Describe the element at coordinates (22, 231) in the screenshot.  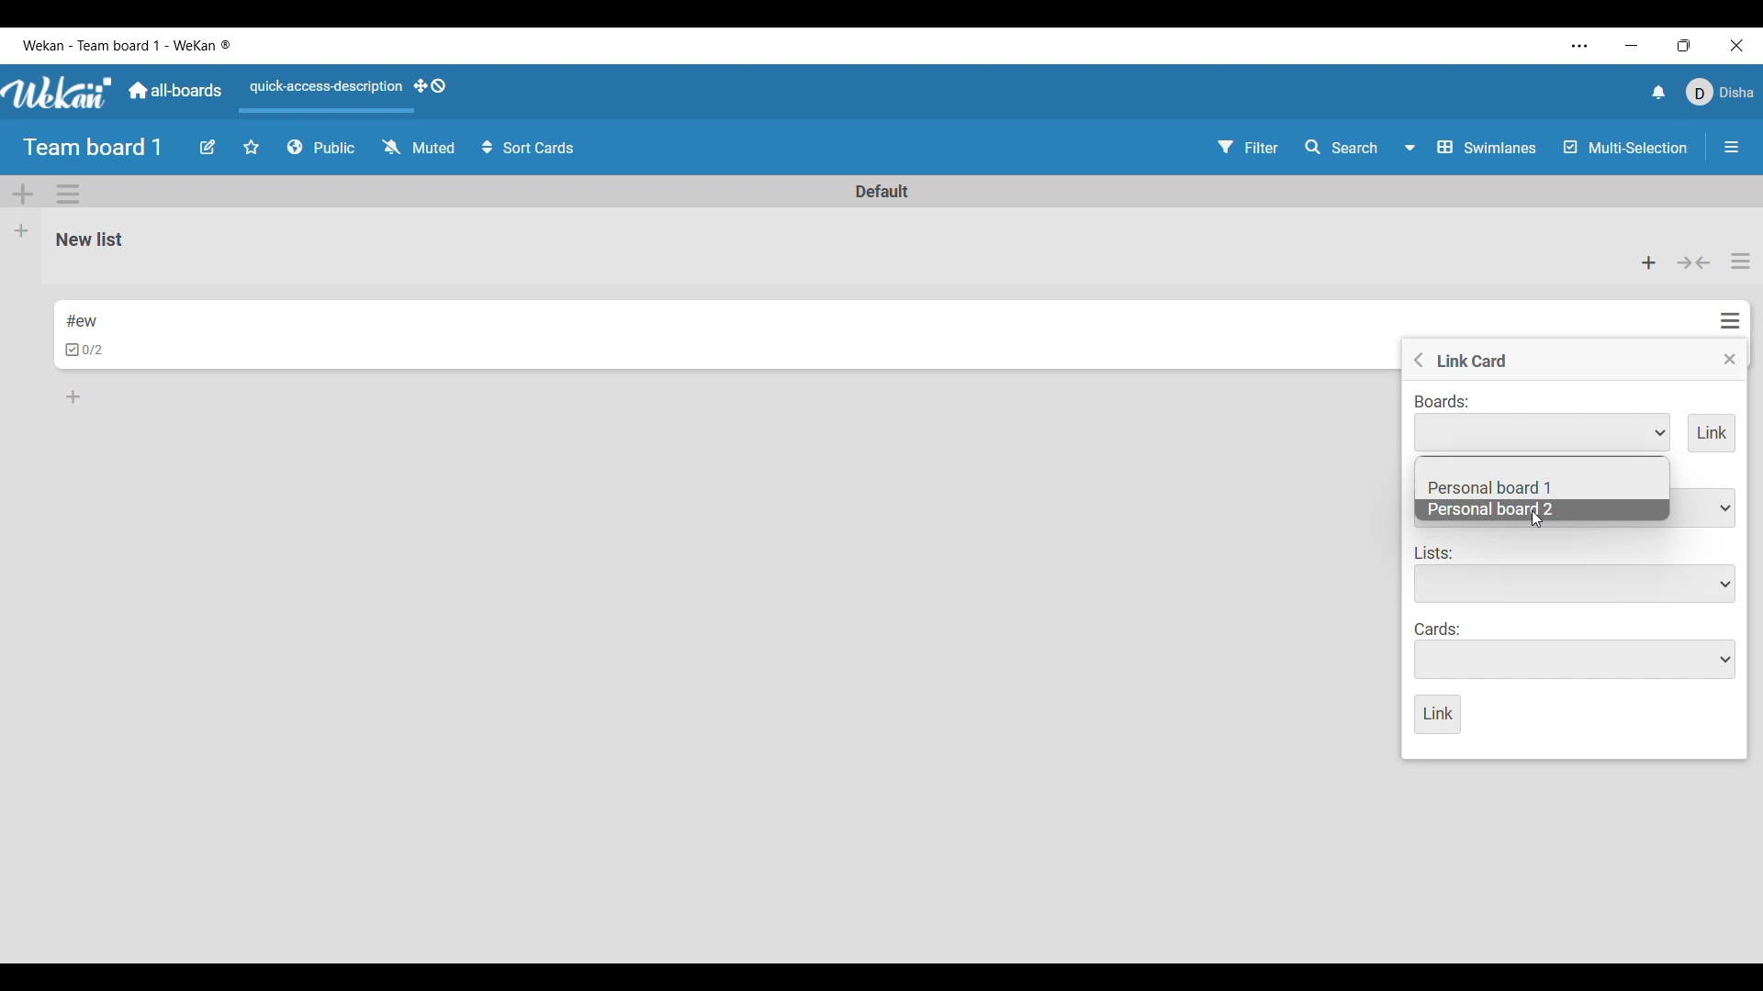
I see `Add list` at that location.